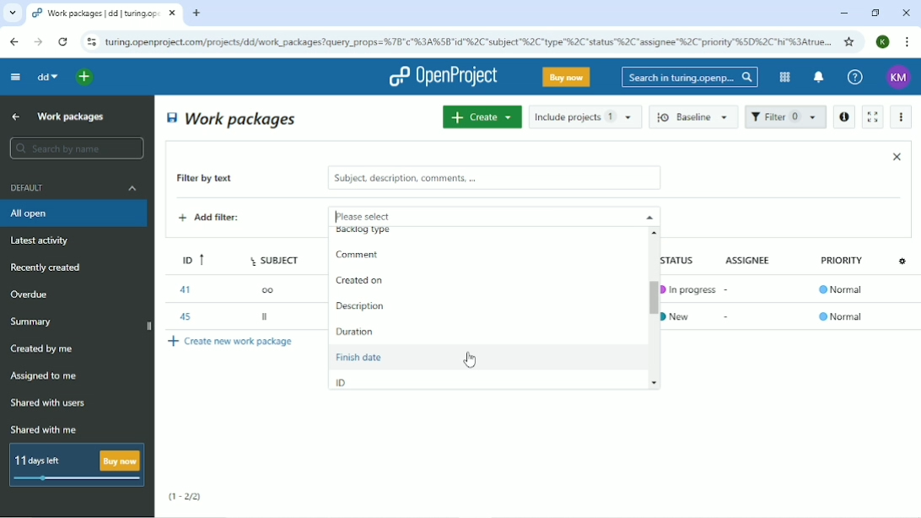 This screenshot has height=518, width=921. What do you see at coordinates (687, 259) in the screenshot?
I see `Status` at bounding box center [687, 259].